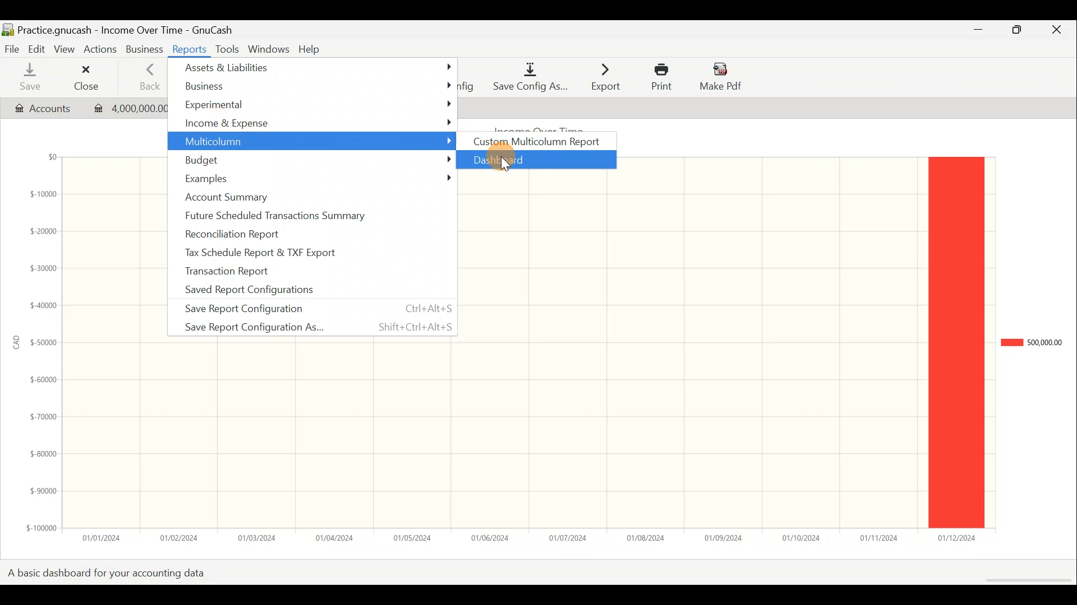 Image resolution: width=1077 pixels, height=605 pixels. Describe the element at coordinates (269, 49) in the screenshot. I see `Windows` at that location.